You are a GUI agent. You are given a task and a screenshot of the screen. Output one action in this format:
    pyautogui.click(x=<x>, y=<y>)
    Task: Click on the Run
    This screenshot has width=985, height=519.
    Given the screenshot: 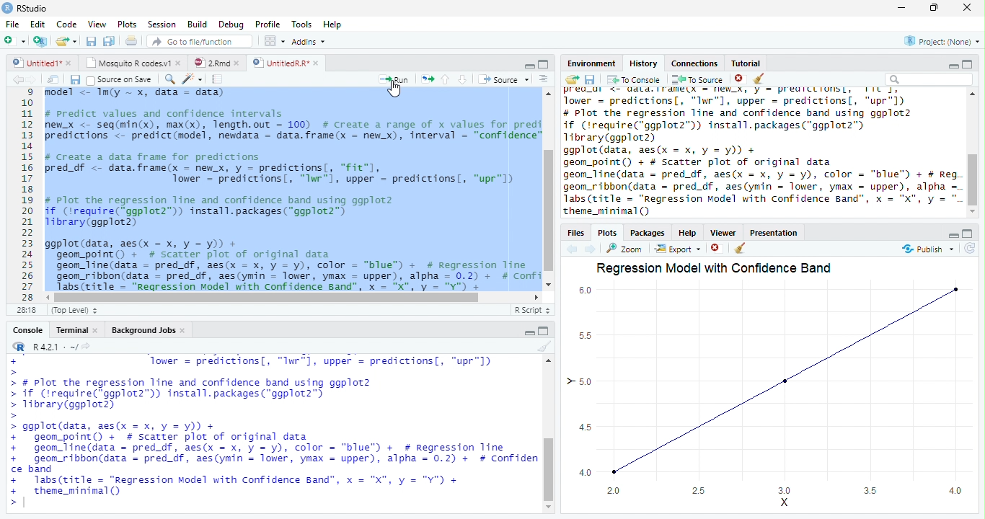 What is the action you would take?
    pyautogui.click(x=392, y=80)
    